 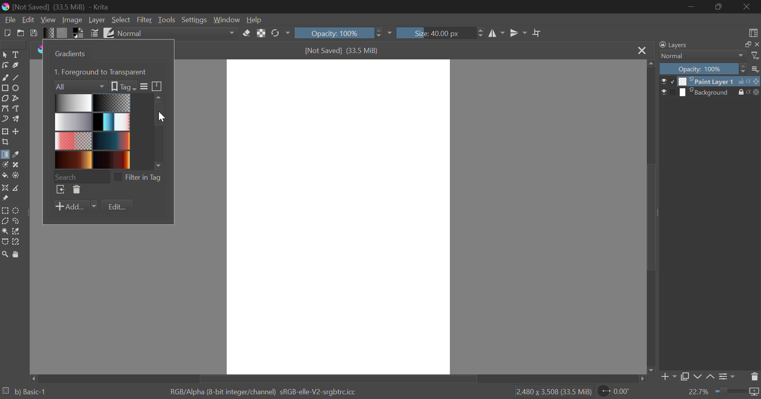 I want to click on Crop Layer, so click(x=5, y=143).